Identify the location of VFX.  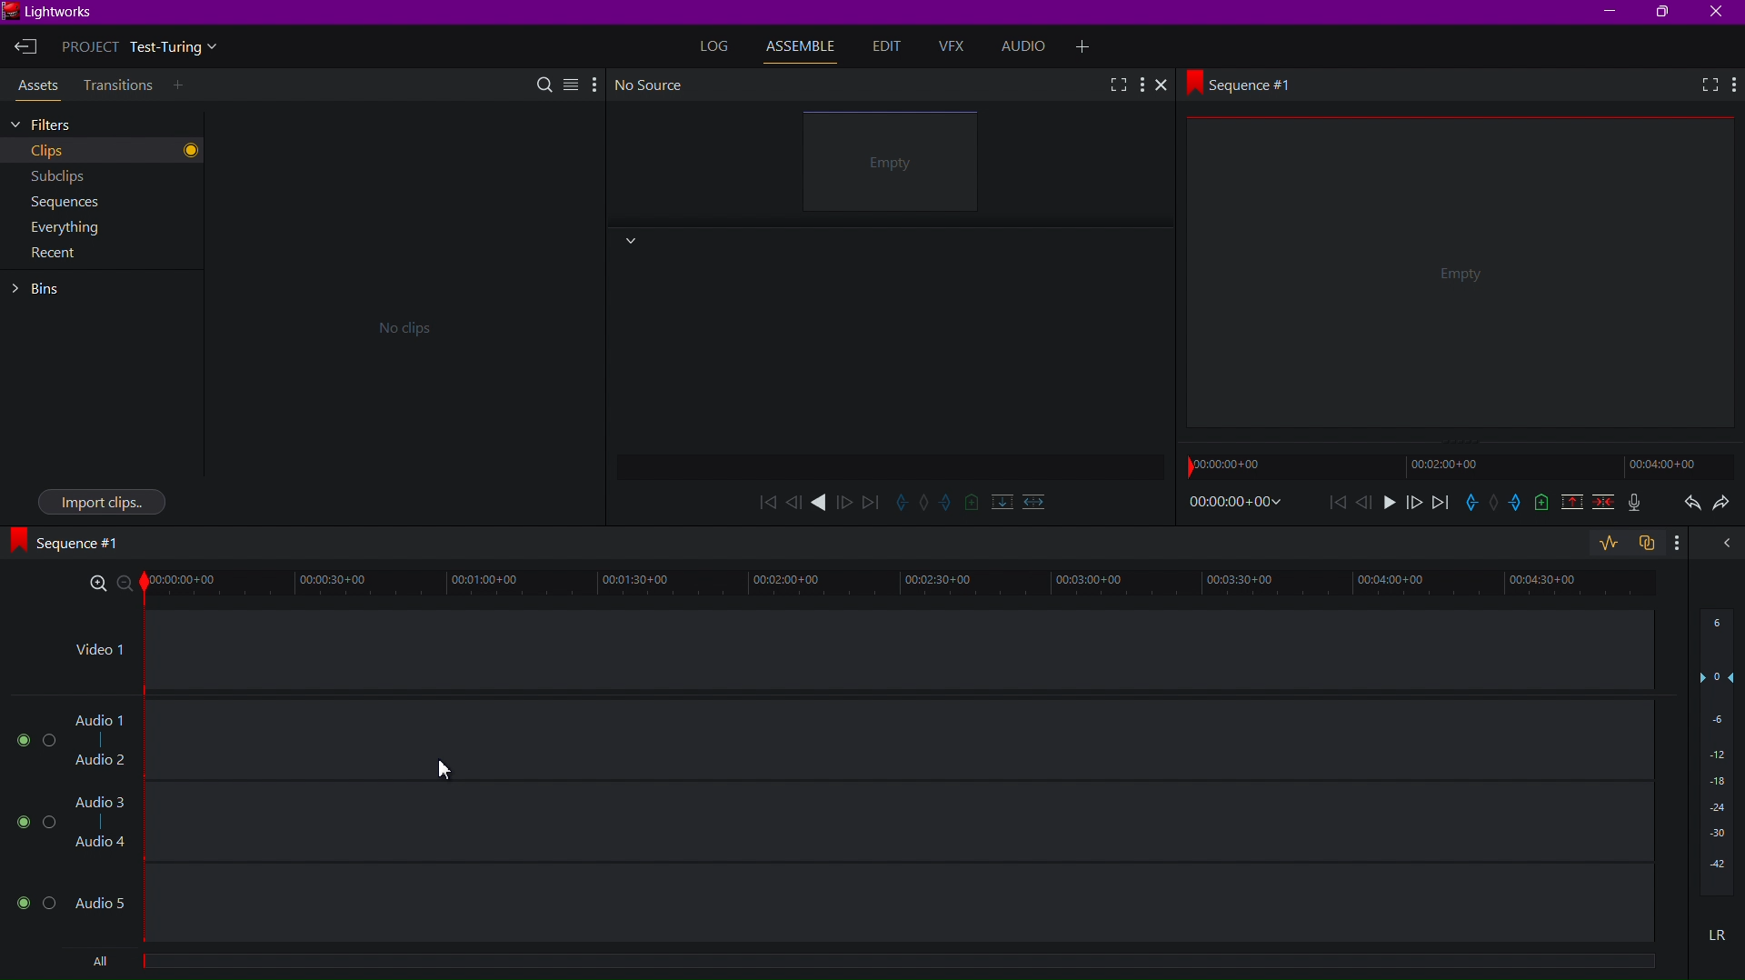
(956, 47).